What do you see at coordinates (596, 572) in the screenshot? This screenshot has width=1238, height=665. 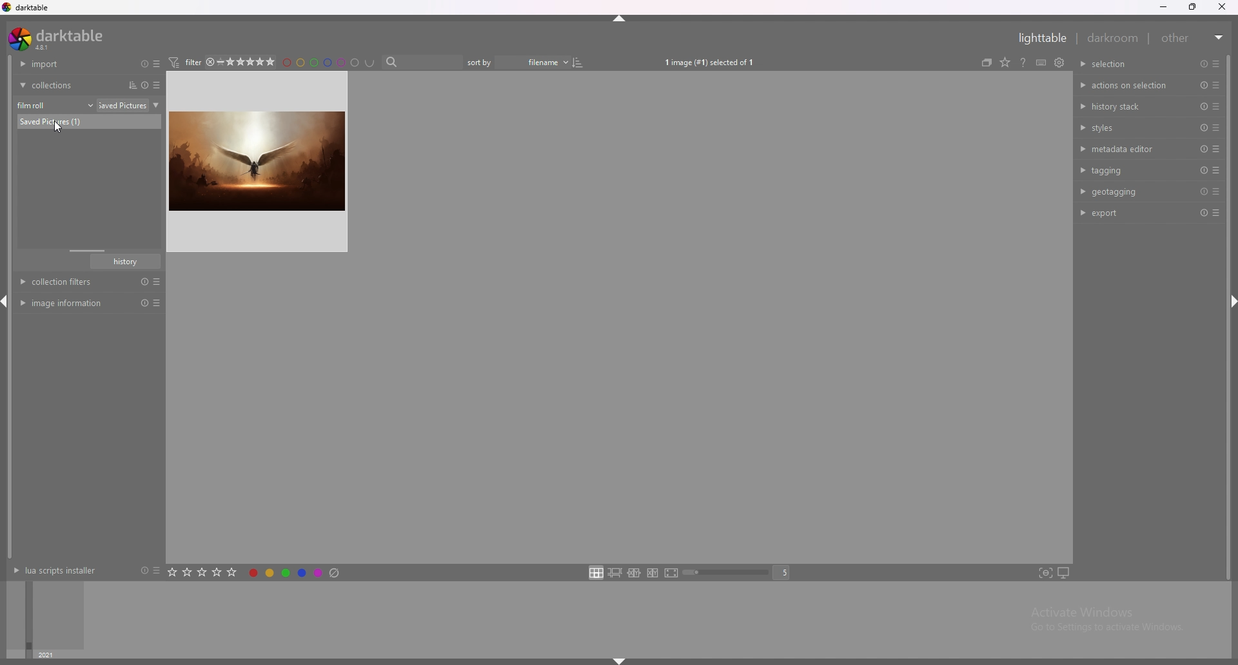 I see `filemanager layout` at bounding box center [596, 572].